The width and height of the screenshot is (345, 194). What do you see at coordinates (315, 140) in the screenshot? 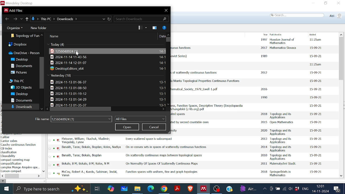
I see `date` at bounding box center [315, 140].